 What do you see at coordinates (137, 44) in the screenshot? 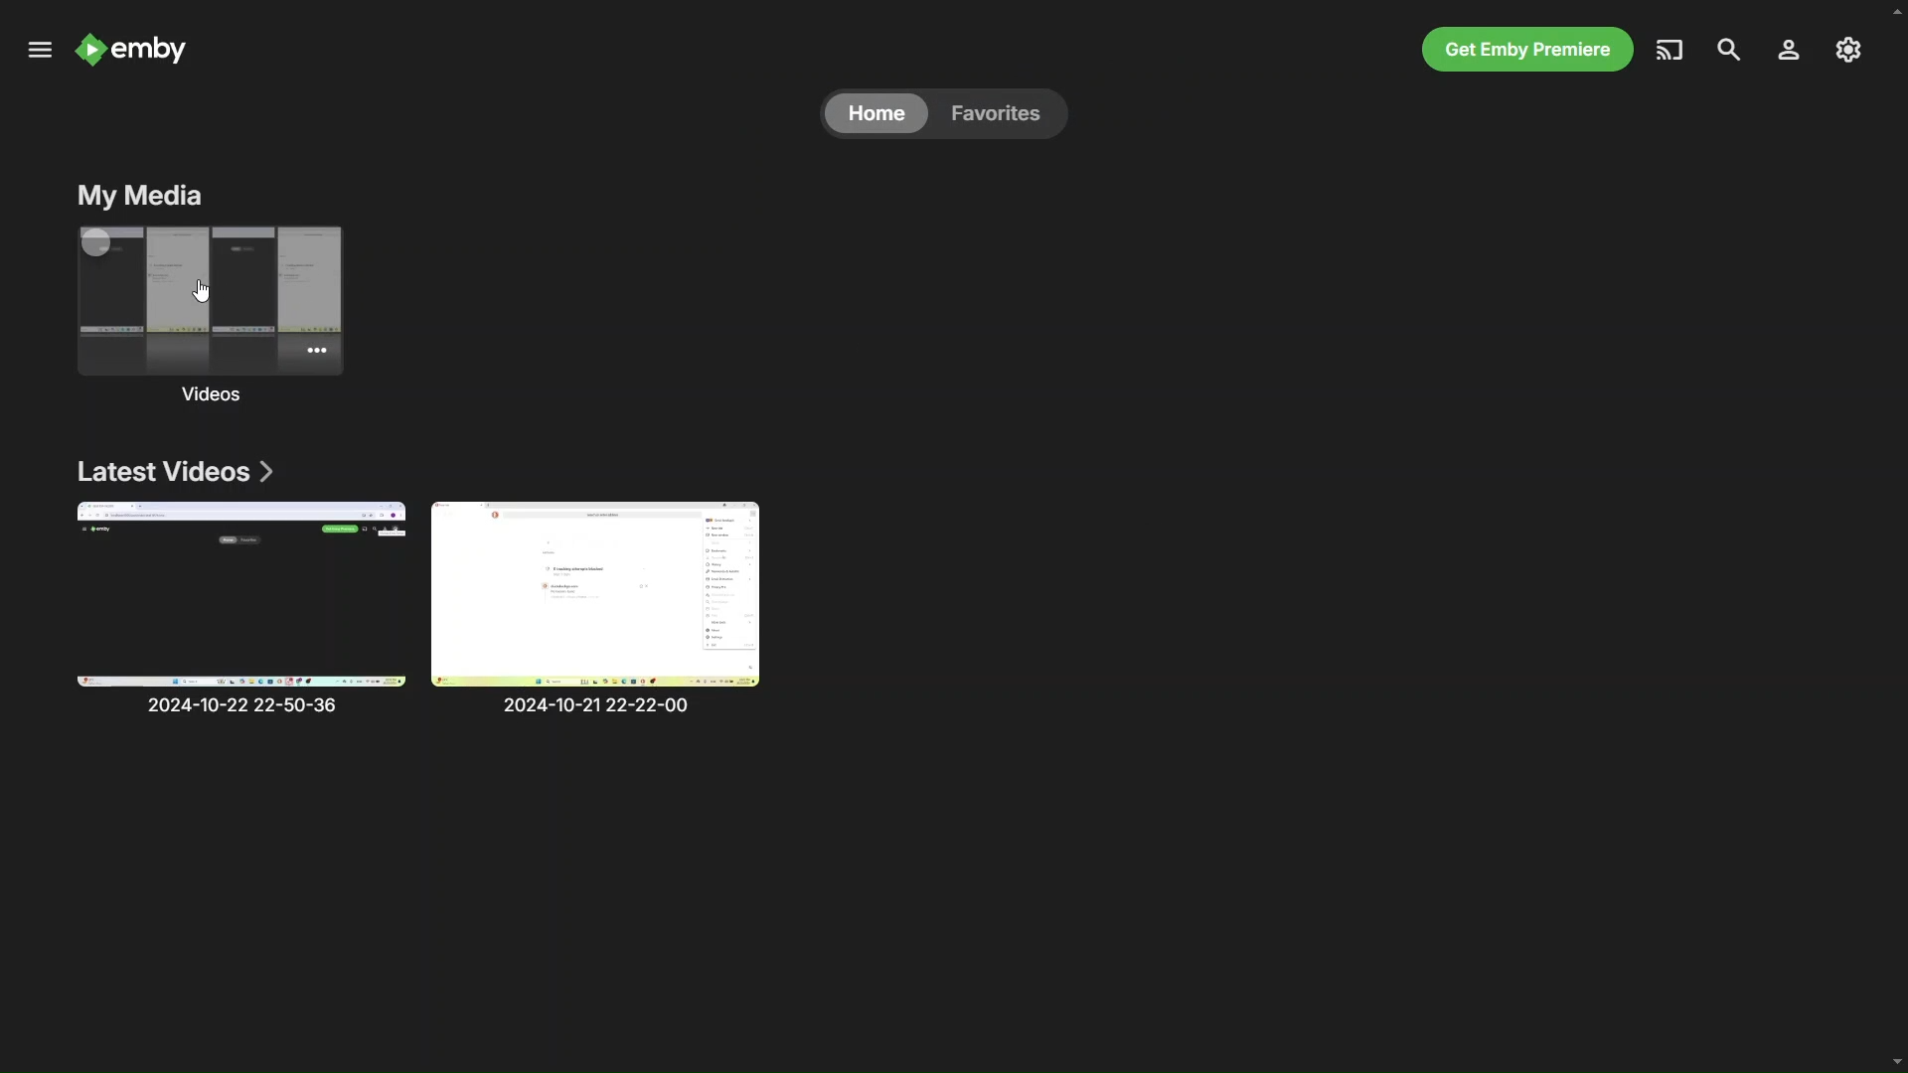
I see `emby` at bounding box center [137, 44].